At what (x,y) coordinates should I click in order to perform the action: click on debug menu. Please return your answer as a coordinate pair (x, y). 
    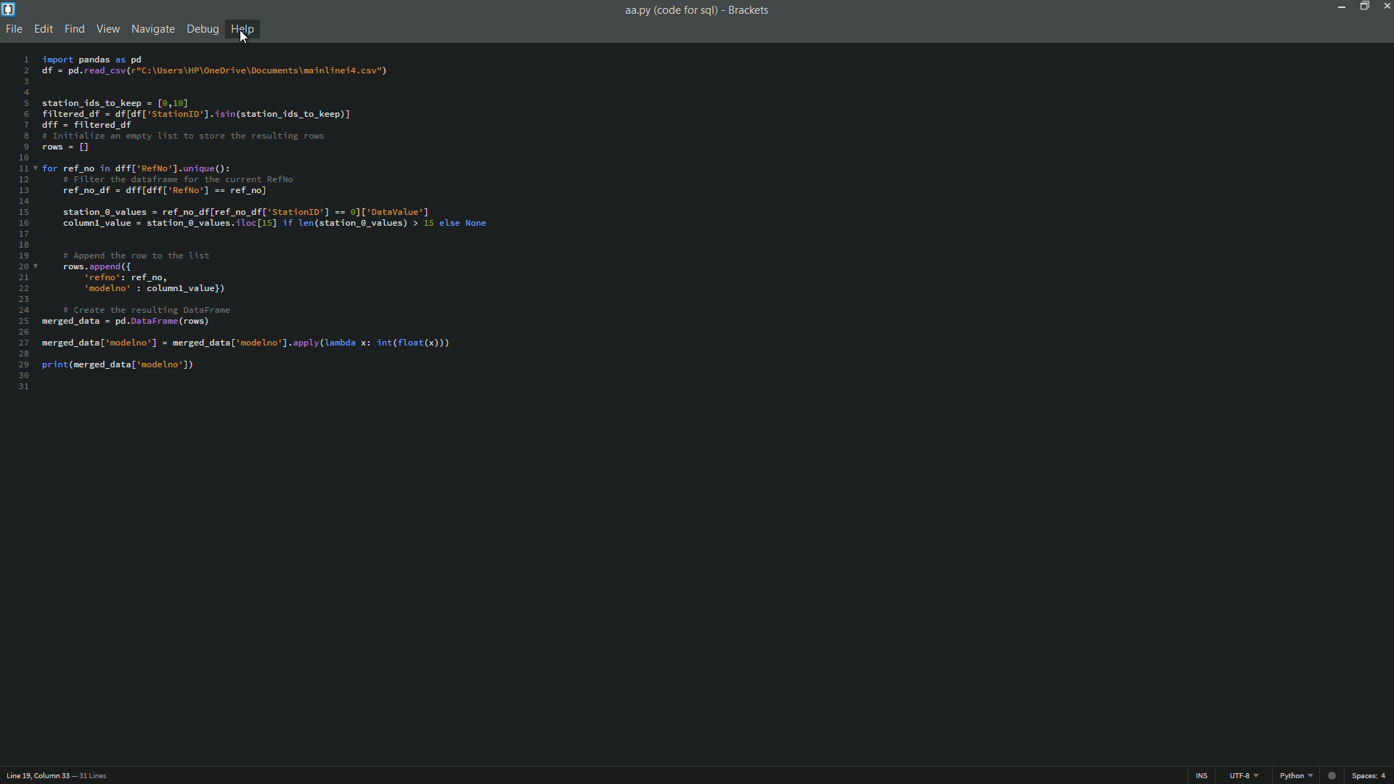
    Looking at the image, I should click on (201, 28).